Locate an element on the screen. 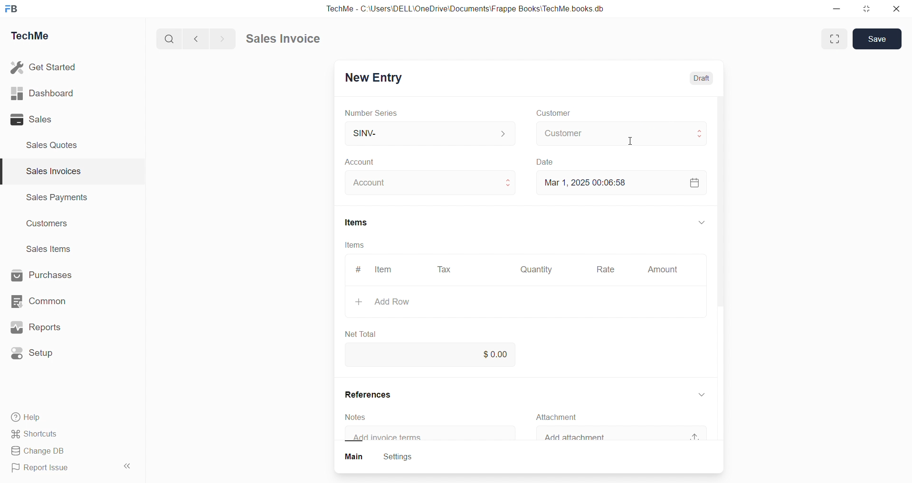 This screenshot has height=483, width=912. References is located at coordinates (378, 395).